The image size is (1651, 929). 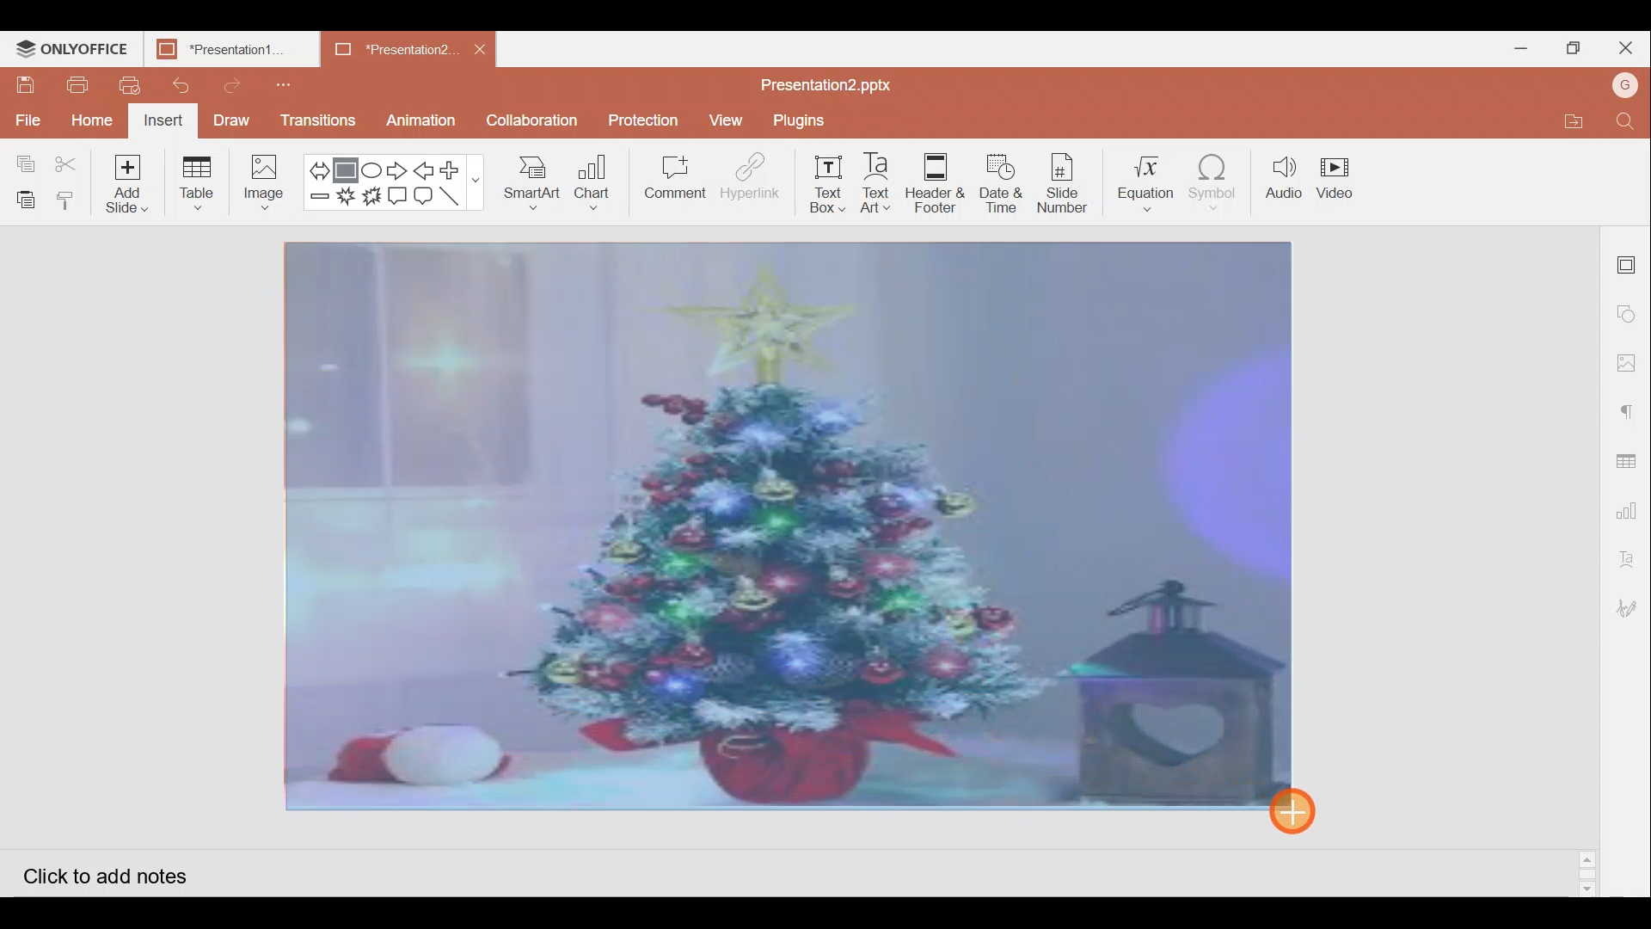 What do you see at coordinates (745, 180) in the screenshot?
I see `Hyperlink` at bounding box center [745, 180].